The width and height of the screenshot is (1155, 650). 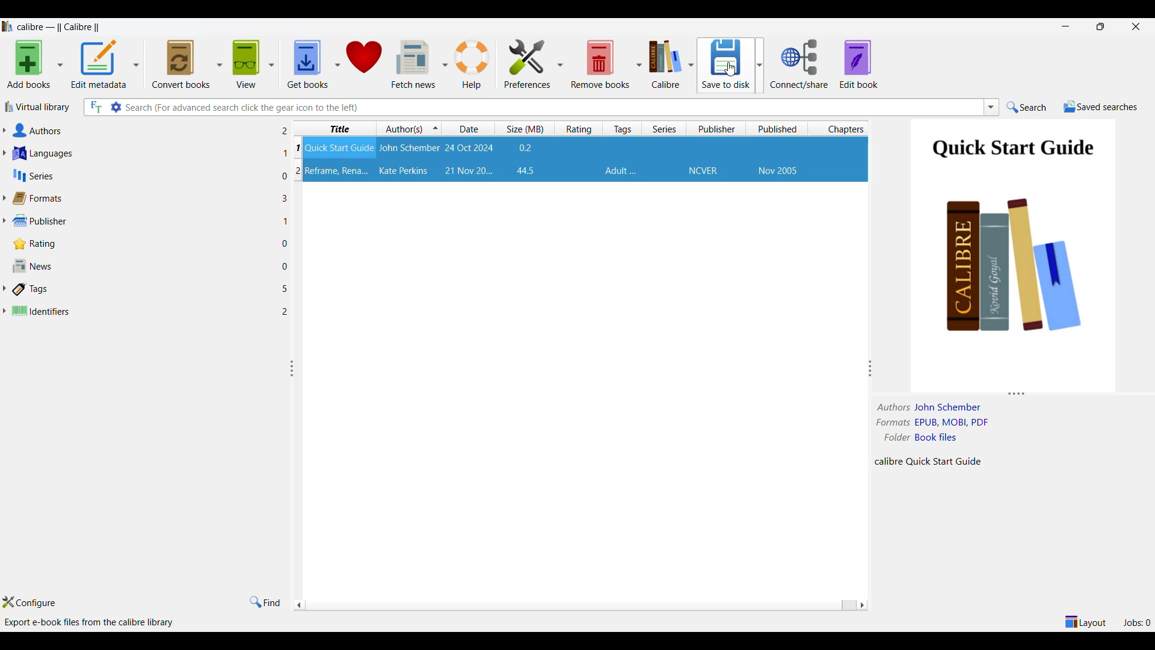 What do you see at coordinates (135, 153) in the screenshot?
I see `Languages` at bounding box center [135, 153].